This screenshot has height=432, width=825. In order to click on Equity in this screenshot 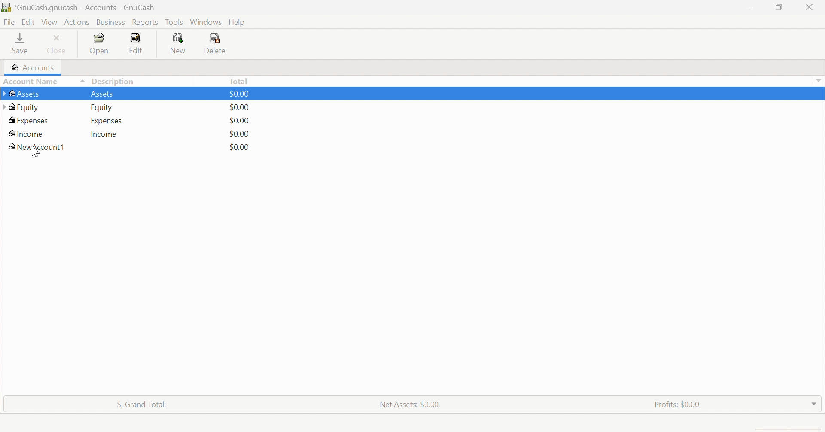, I will do `click(102, 108)`.